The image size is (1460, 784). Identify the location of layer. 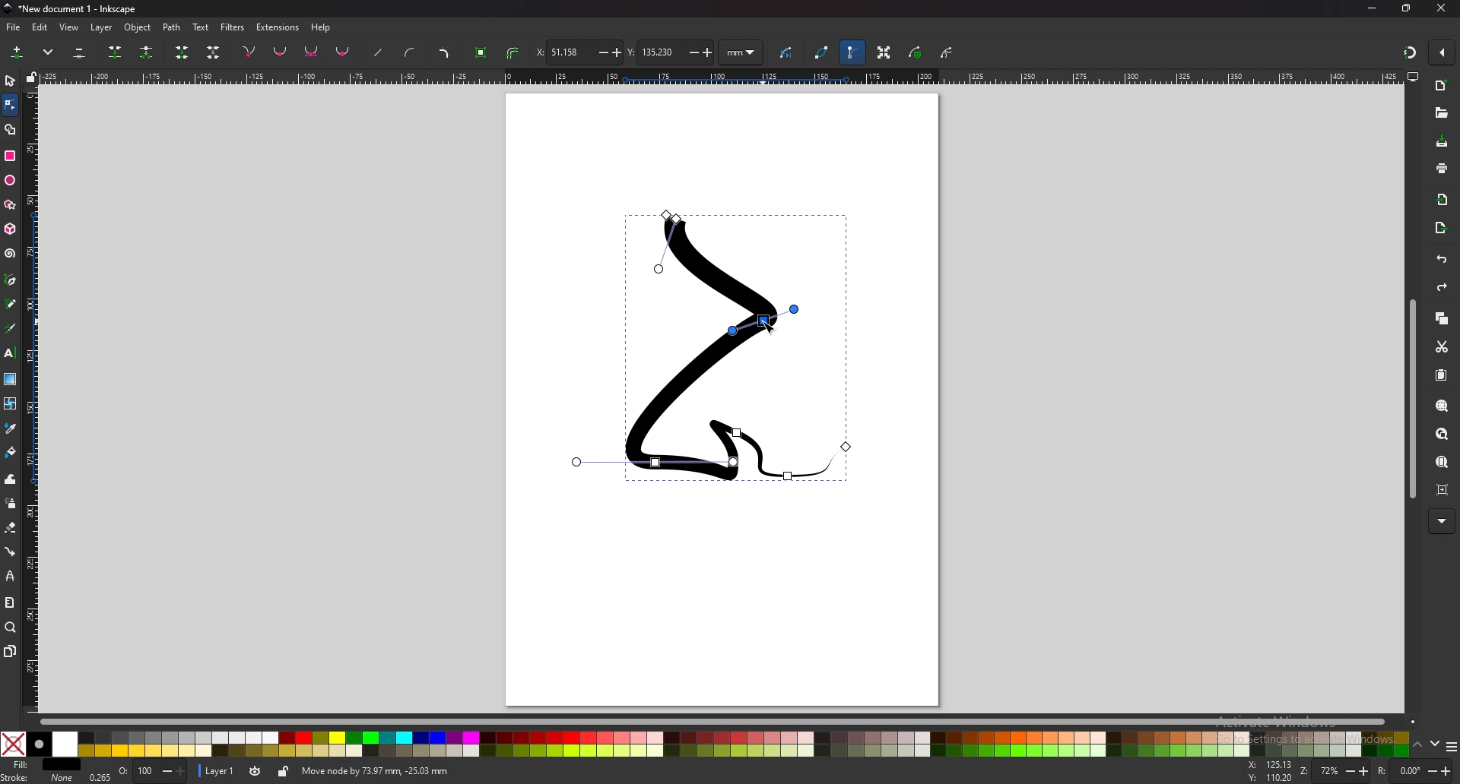
(217, 770).